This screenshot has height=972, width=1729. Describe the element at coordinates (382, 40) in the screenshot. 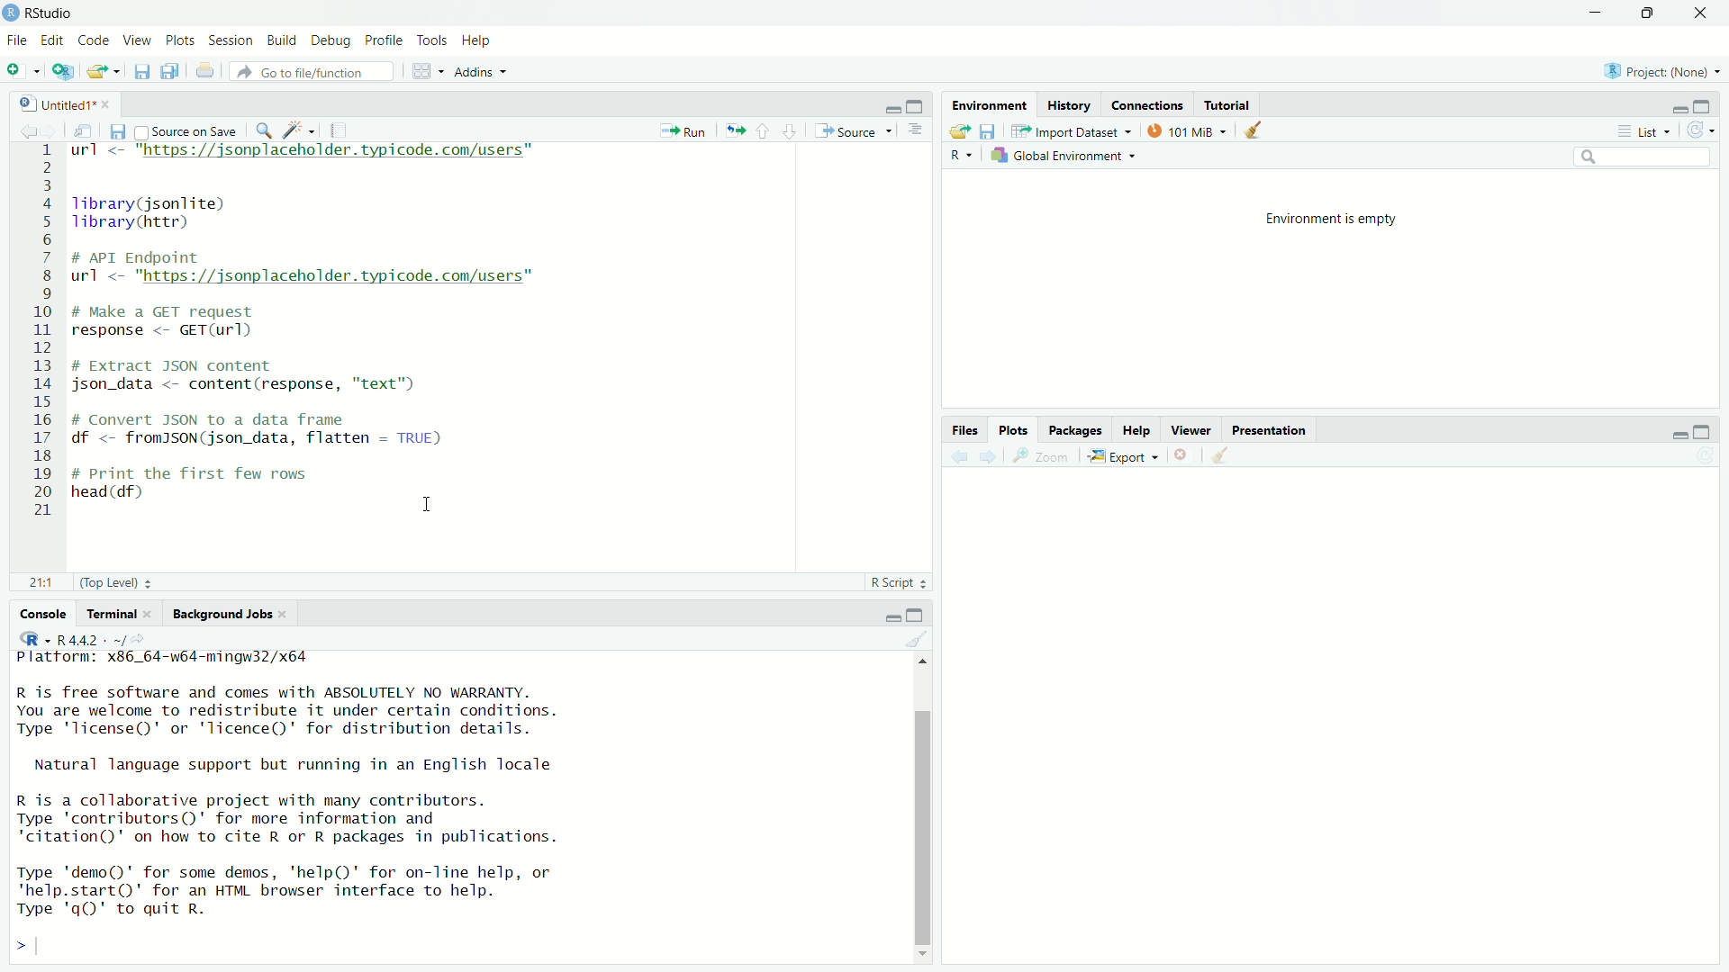

I see `Profile` at that location.